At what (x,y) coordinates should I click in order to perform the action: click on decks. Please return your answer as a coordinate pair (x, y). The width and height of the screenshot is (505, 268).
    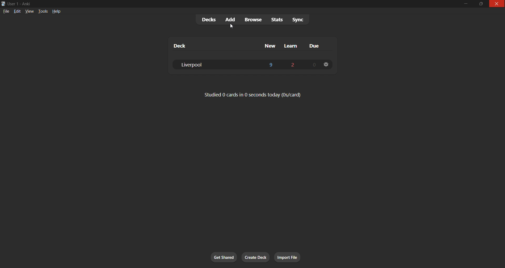
    Looking at the image, I should click on (207, 20).